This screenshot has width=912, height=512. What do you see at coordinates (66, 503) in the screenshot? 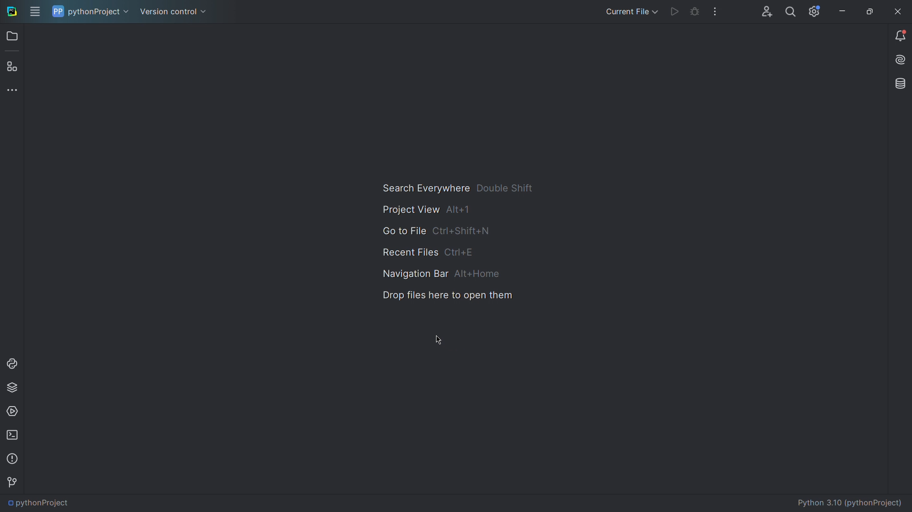
I see `Python project` at bounding box center [66, 503].